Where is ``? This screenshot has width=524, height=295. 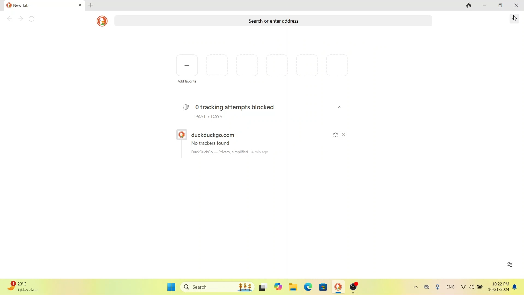
 is located at coordinates (469, 6).